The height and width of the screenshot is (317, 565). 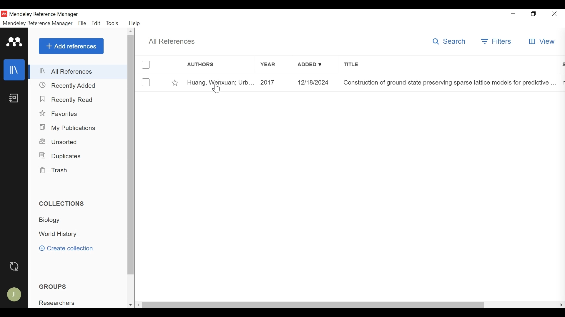 What do you see at coordinates (44, 14) in the screenshot?
I see `Mendeley Reference Manager` at bounding box center [44, 14].